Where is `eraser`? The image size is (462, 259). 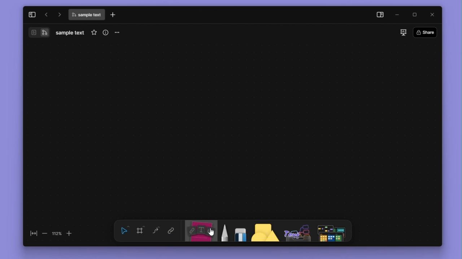
eraser is located at coordinates (240, 231).